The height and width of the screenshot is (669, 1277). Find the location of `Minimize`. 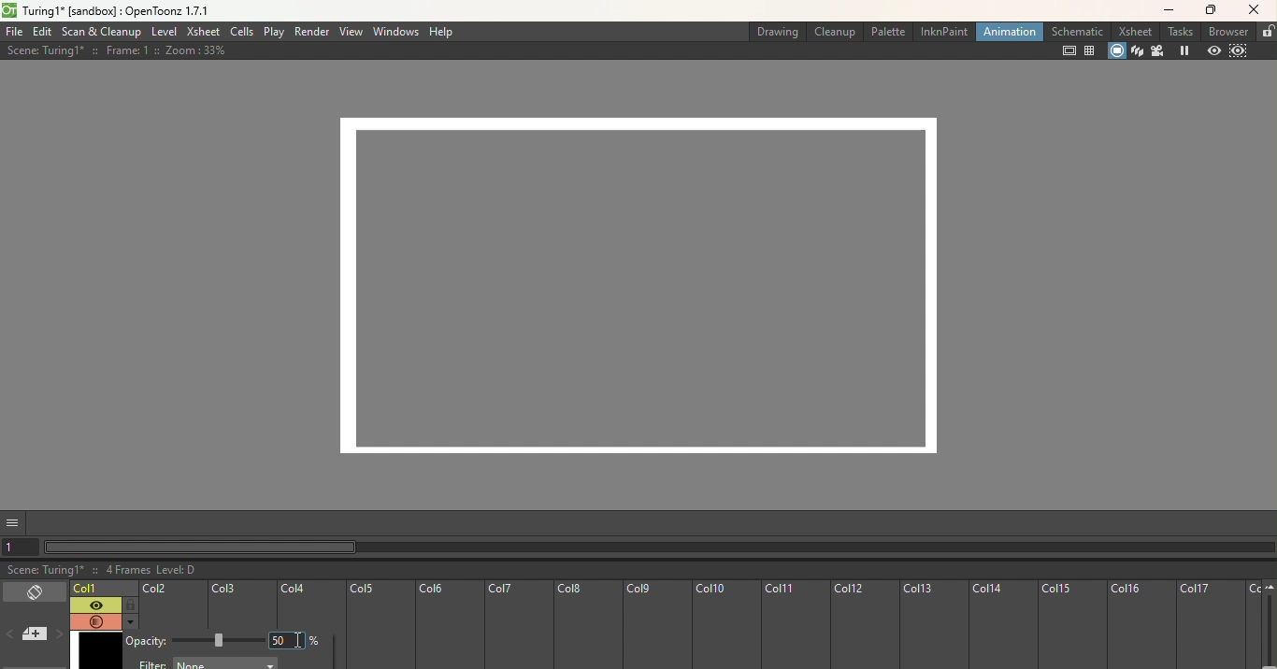

Minimize is located at coordinates (1165, 13).